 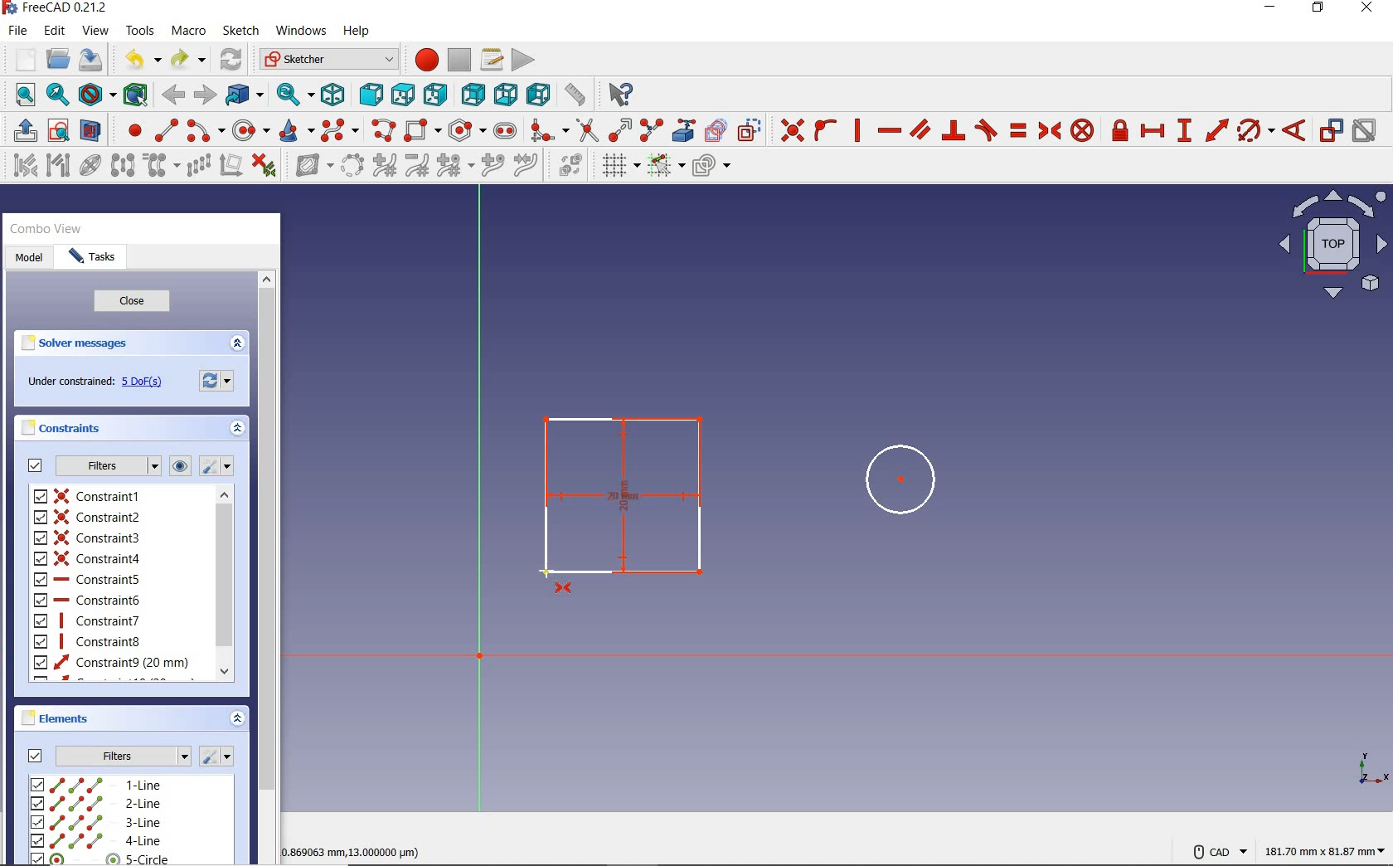 I want to click on constraint1, so click(x=90, y=495).